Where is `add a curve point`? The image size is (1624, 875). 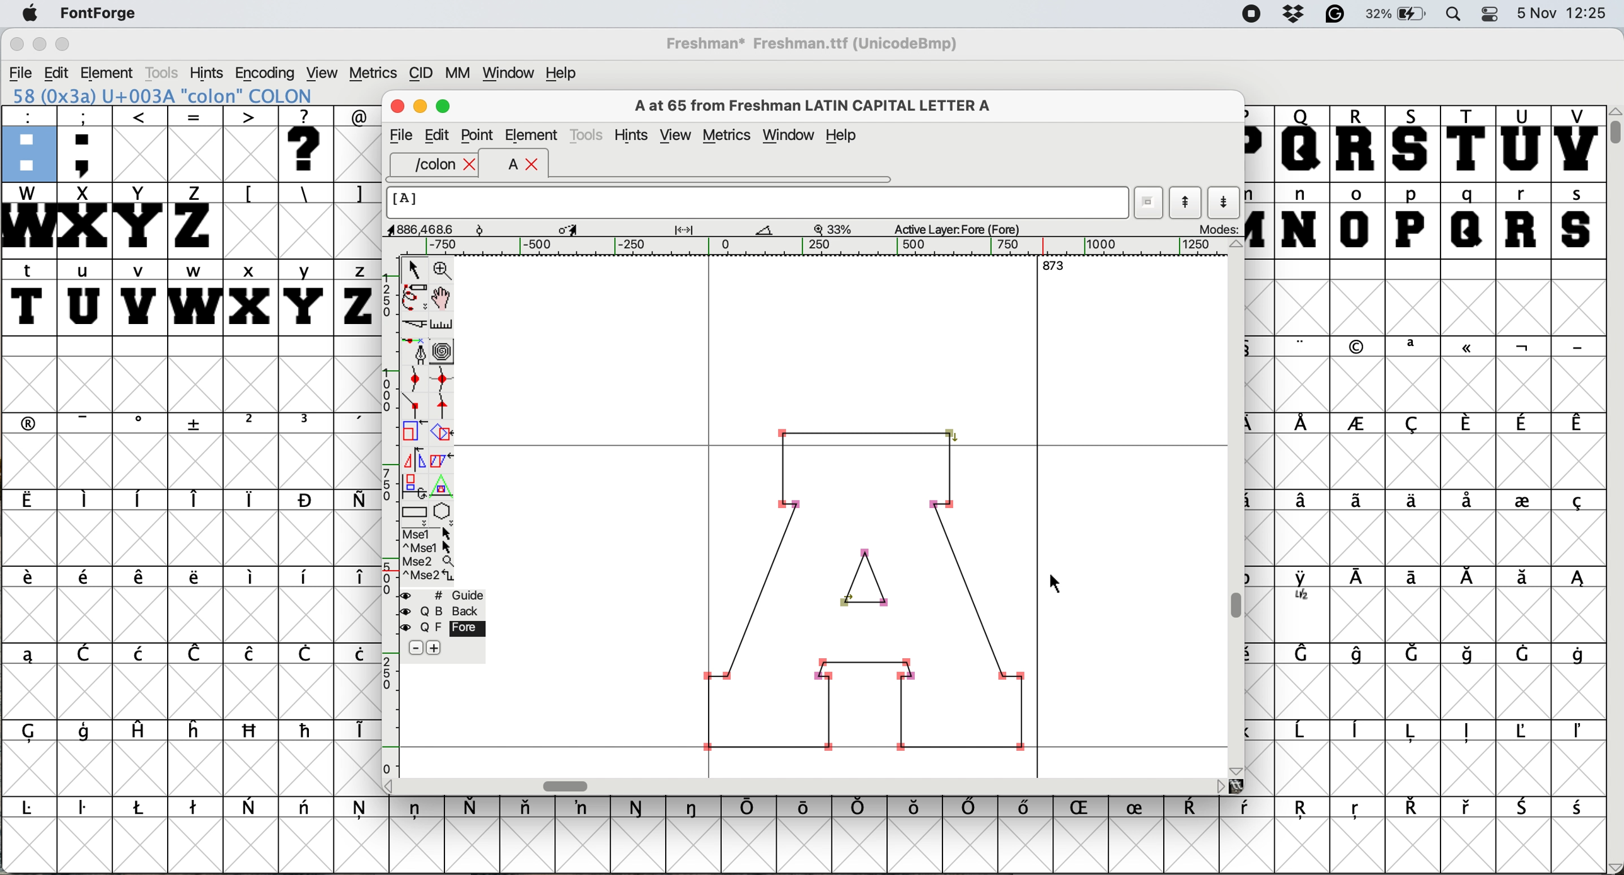
add a curve point is located at coordinates (410, 378).